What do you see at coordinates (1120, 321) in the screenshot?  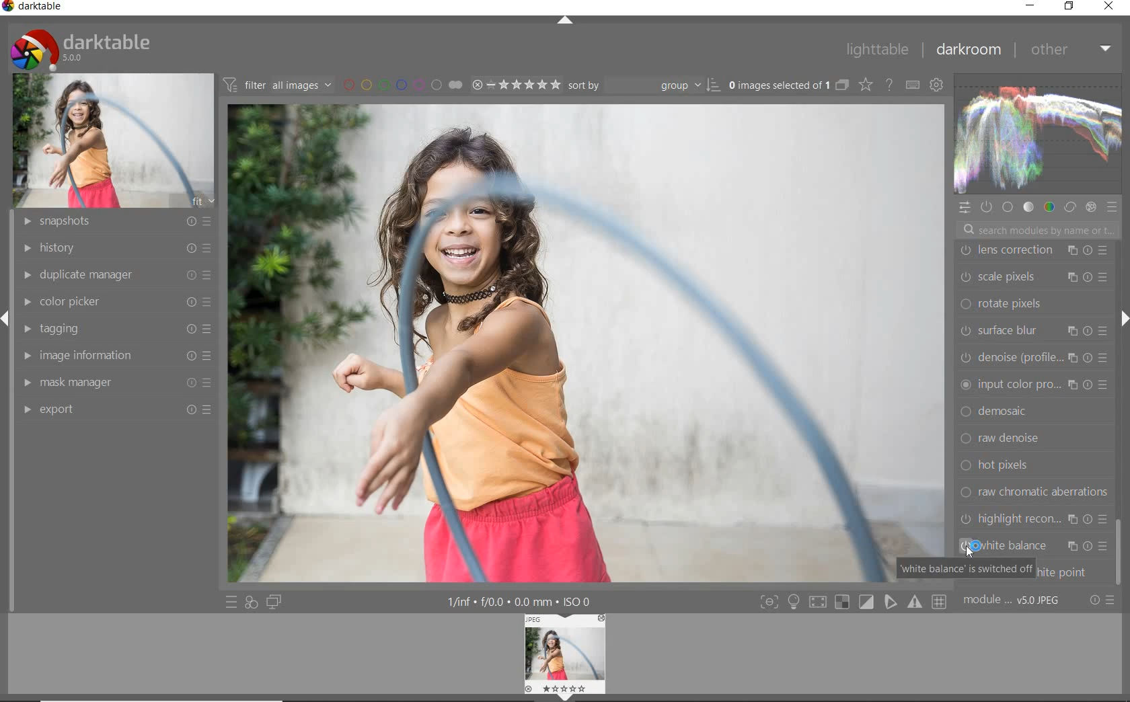 I see `expand/collapse` at bounding box center [1120, 321].